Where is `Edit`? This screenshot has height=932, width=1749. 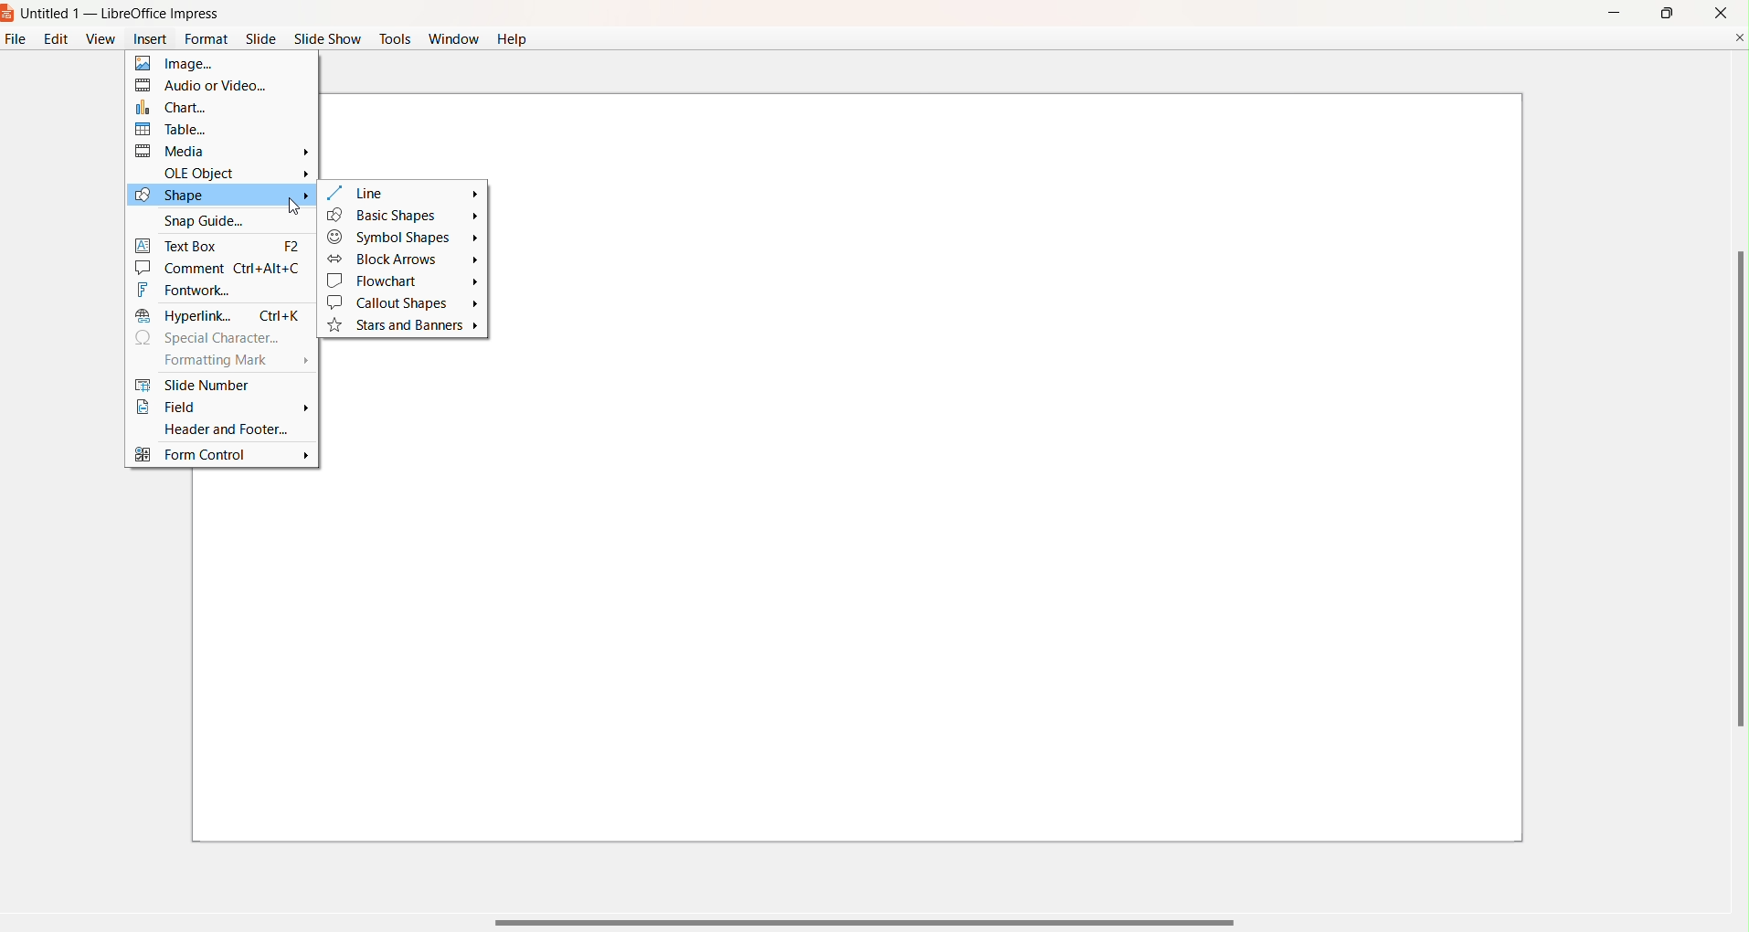
Edit is located at coordinates (56, 38).